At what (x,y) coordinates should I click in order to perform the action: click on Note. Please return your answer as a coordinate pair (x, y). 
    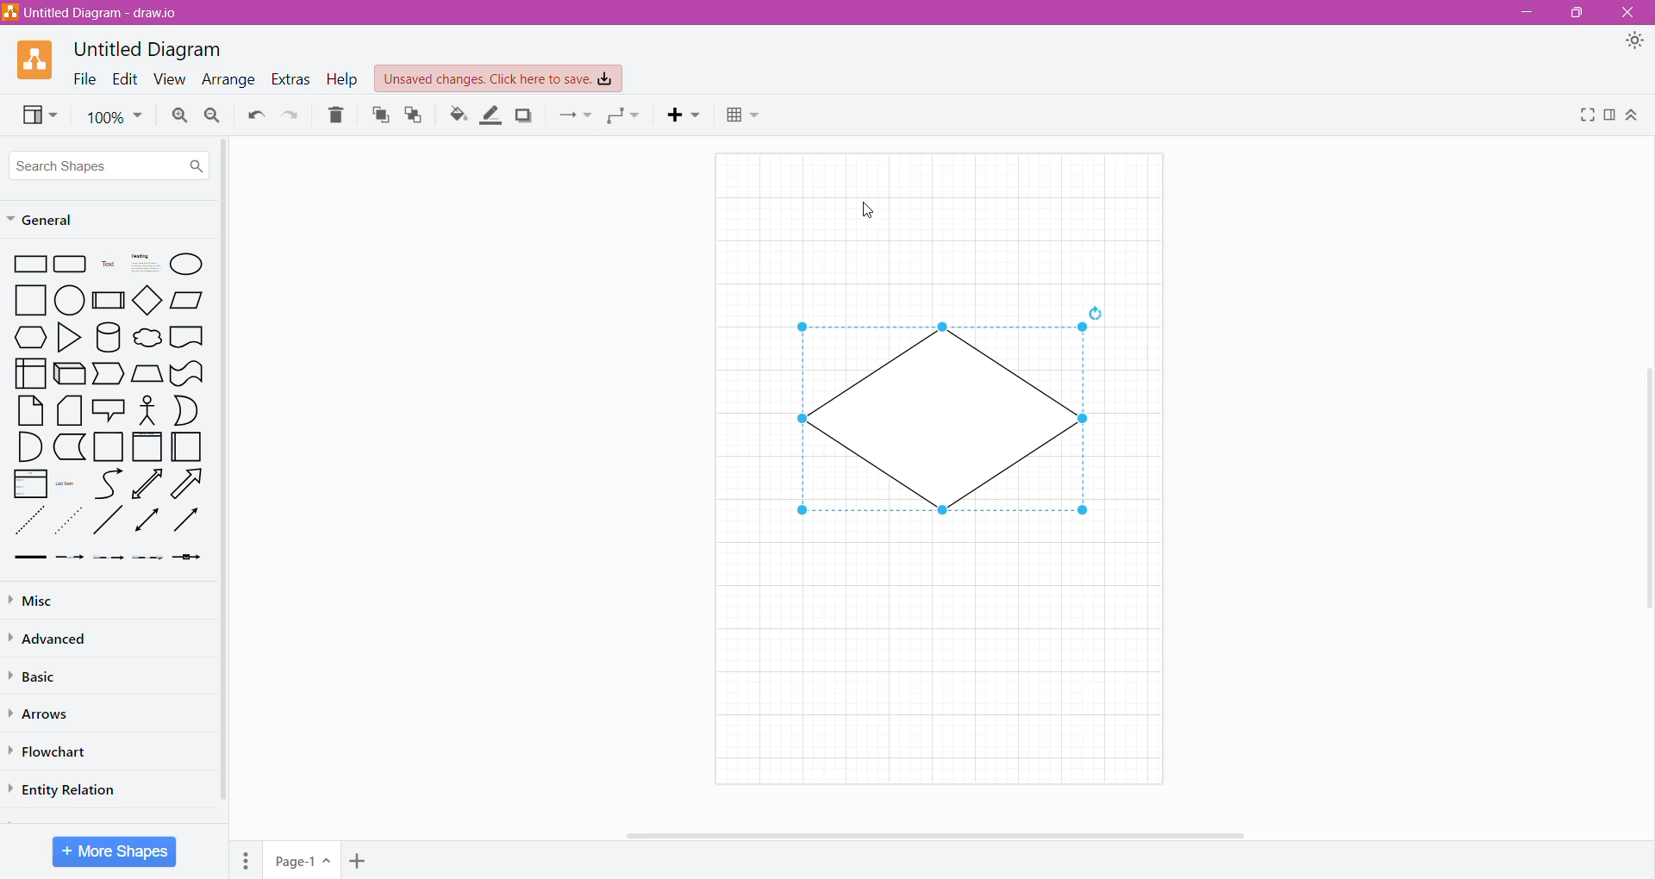
    Looking at the image, I should click on (30, 410).